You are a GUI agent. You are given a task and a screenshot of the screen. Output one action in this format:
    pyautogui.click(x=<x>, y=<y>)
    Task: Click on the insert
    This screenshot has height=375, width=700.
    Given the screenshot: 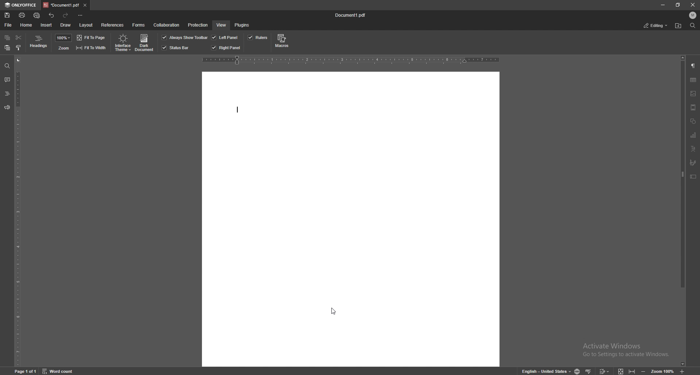 What is the action you would take?
    pyautogui.click(x=46, y=25)
    